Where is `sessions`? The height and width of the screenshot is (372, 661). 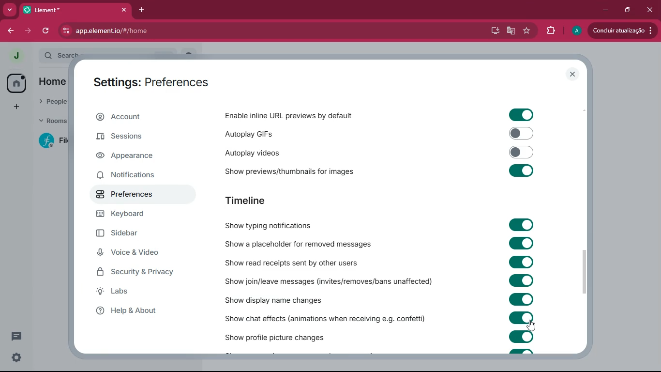
sessions is located at coordinates (132, 139).